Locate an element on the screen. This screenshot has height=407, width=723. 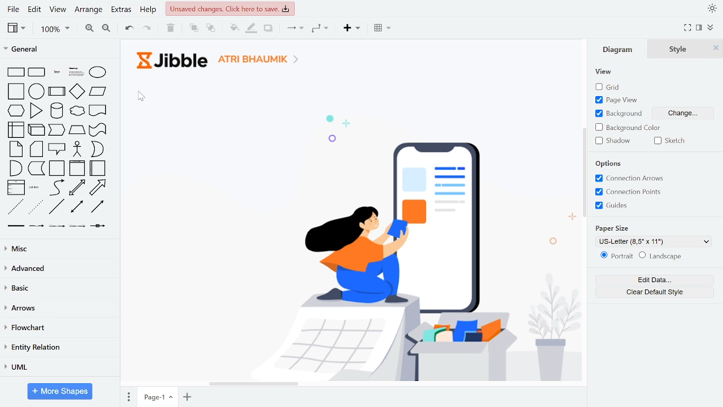
help is located at coordinates (149, 11).